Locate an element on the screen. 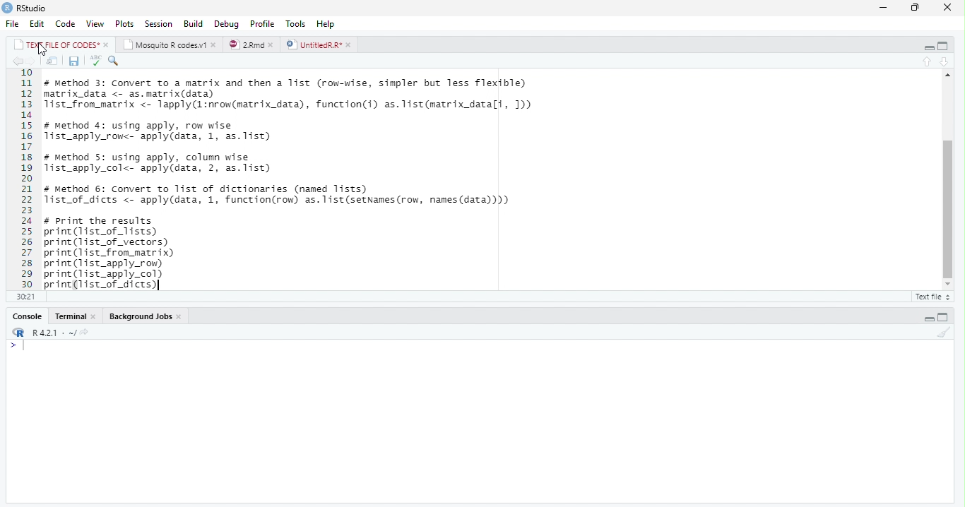 The image size is (965, 507). Code is located at coordinates (66, 23).